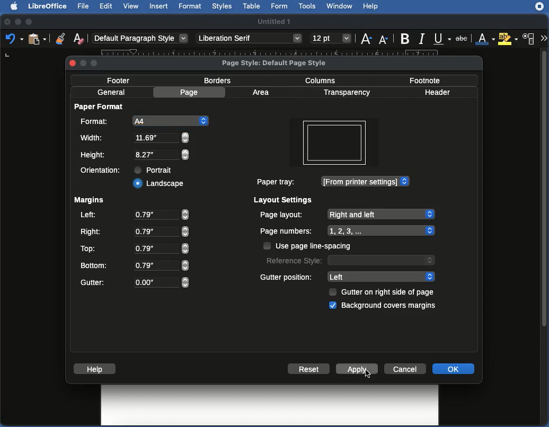  I want to click on Help, so click(96, 369).